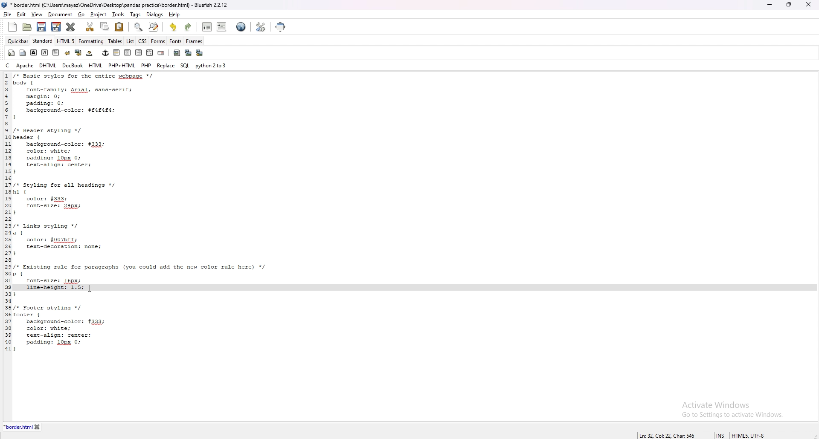 Image resolution: width=819 pixels, height=439 pixels. I want to click on advanced find and replace, so click(154, 26).